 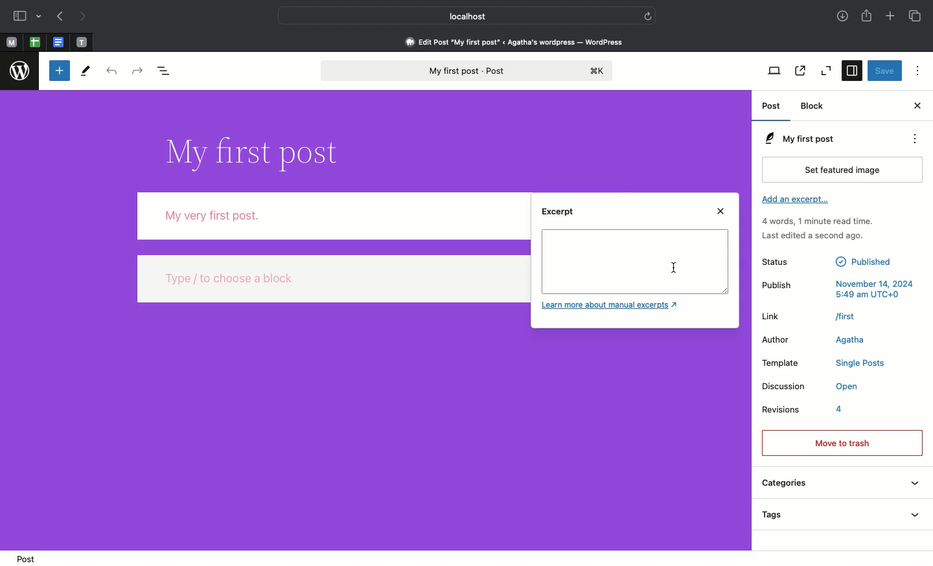 I want to click on My first post, so click(x=798, y=139).